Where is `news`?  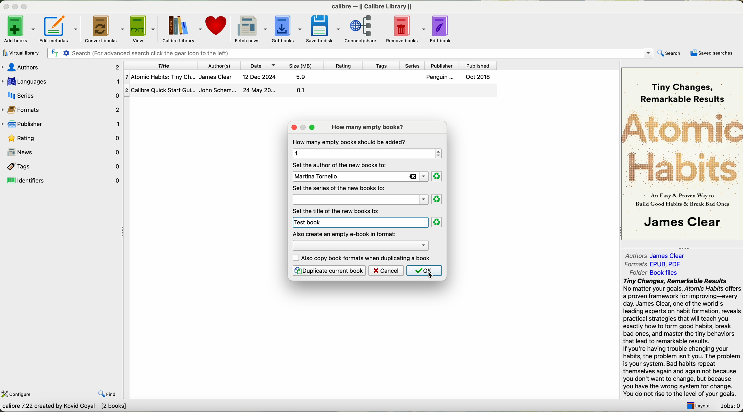 news is located at coordinates (61, 152).